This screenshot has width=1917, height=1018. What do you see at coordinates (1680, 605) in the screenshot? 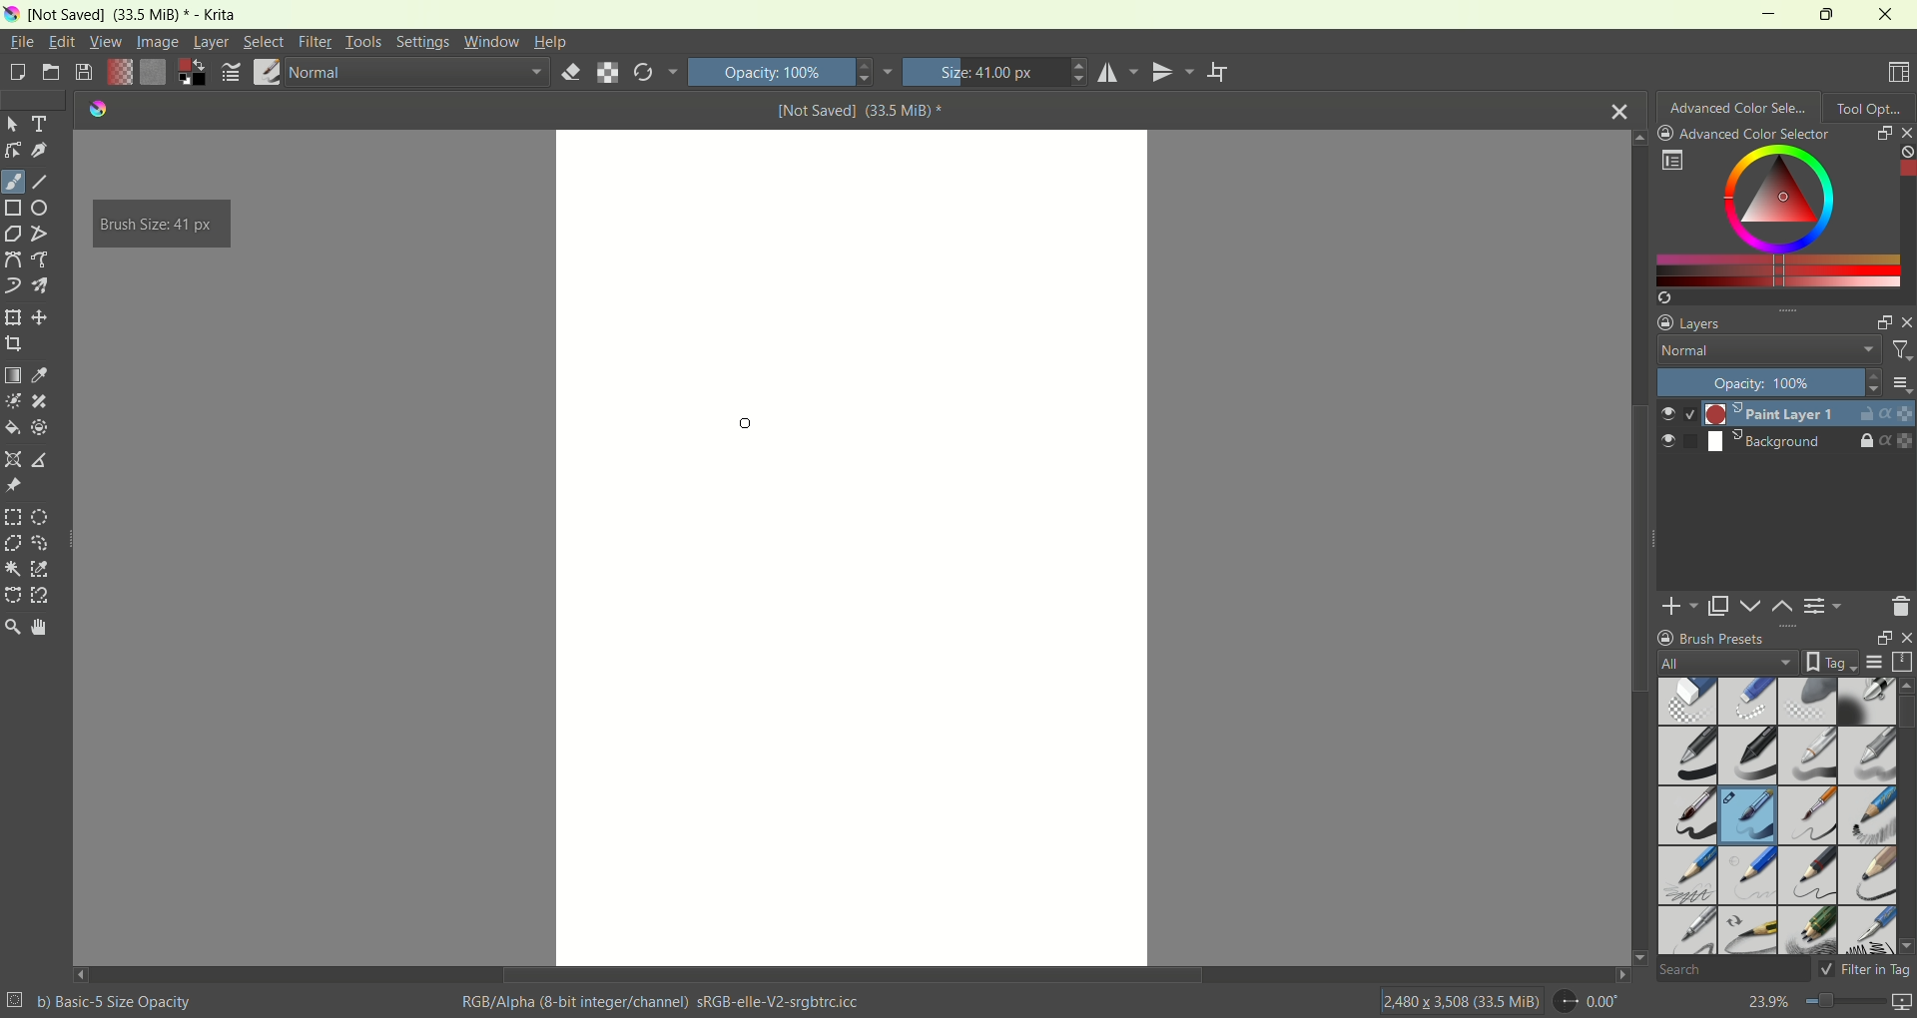
I see `add` at bounding box center [1680, 605].